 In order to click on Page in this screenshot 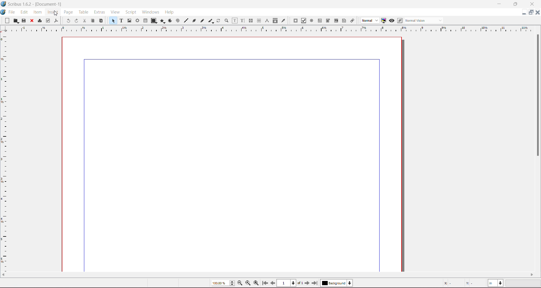, I will do `click(69, 12)`.